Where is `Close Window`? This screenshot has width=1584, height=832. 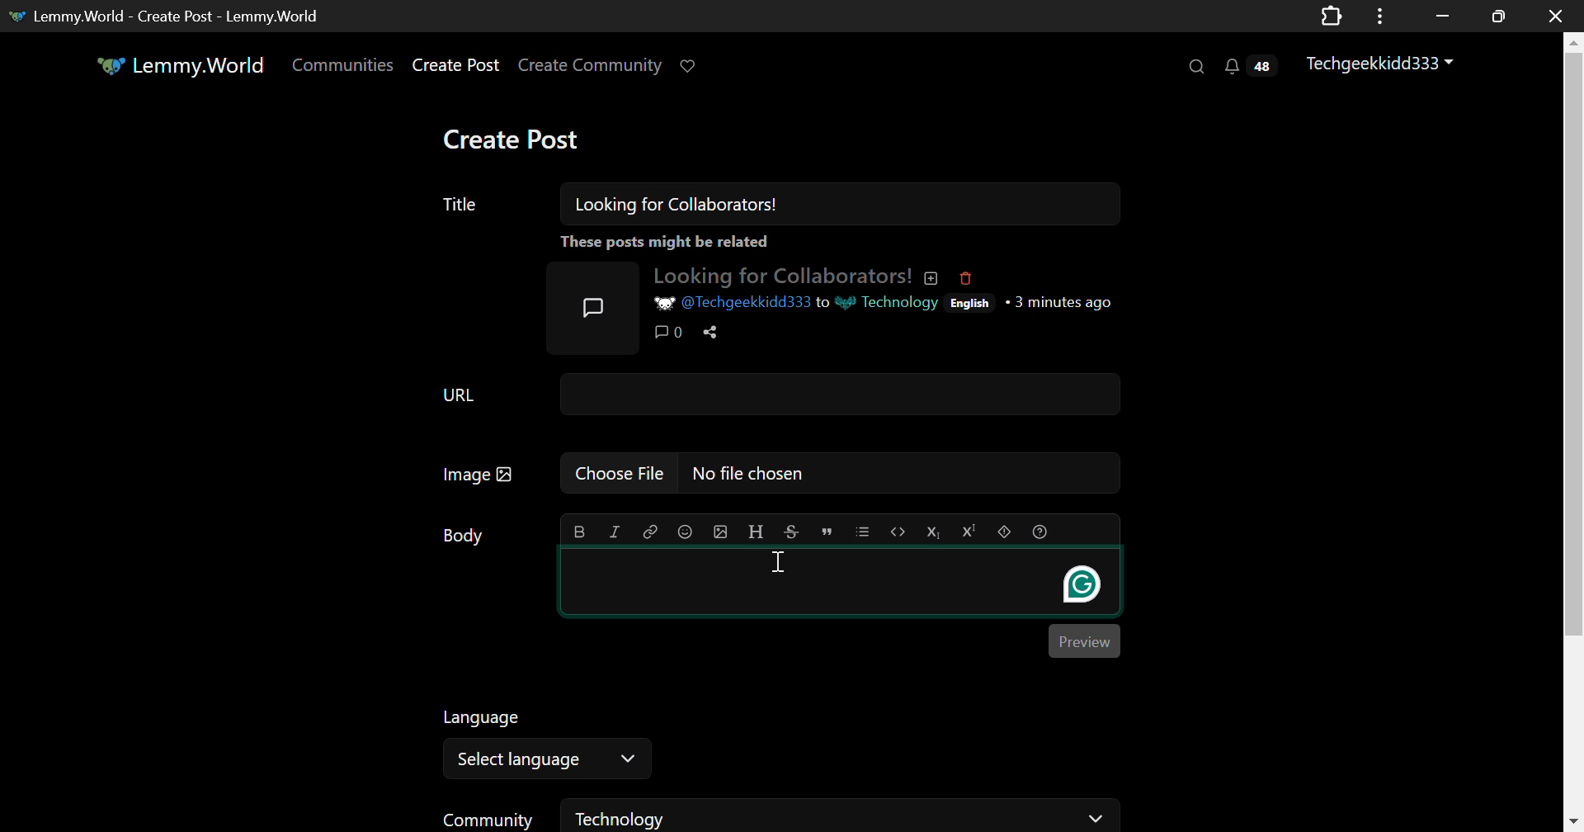
Close Window is located at coordinates (1551, 17).